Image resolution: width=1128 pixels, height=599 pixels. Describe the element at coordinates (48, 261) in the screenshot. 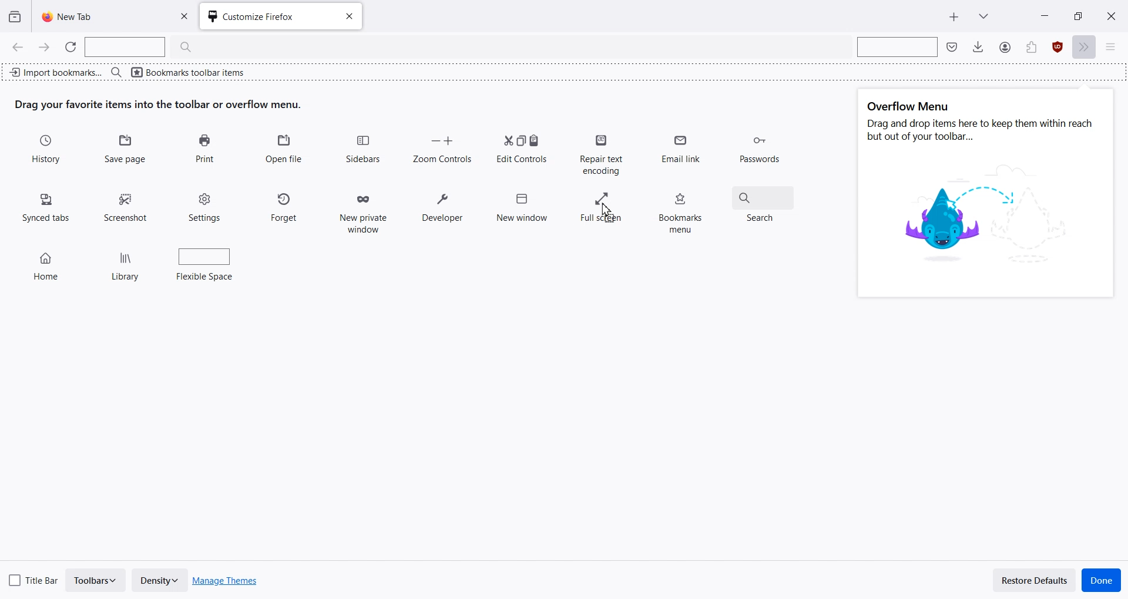

I see `Home` at that location.